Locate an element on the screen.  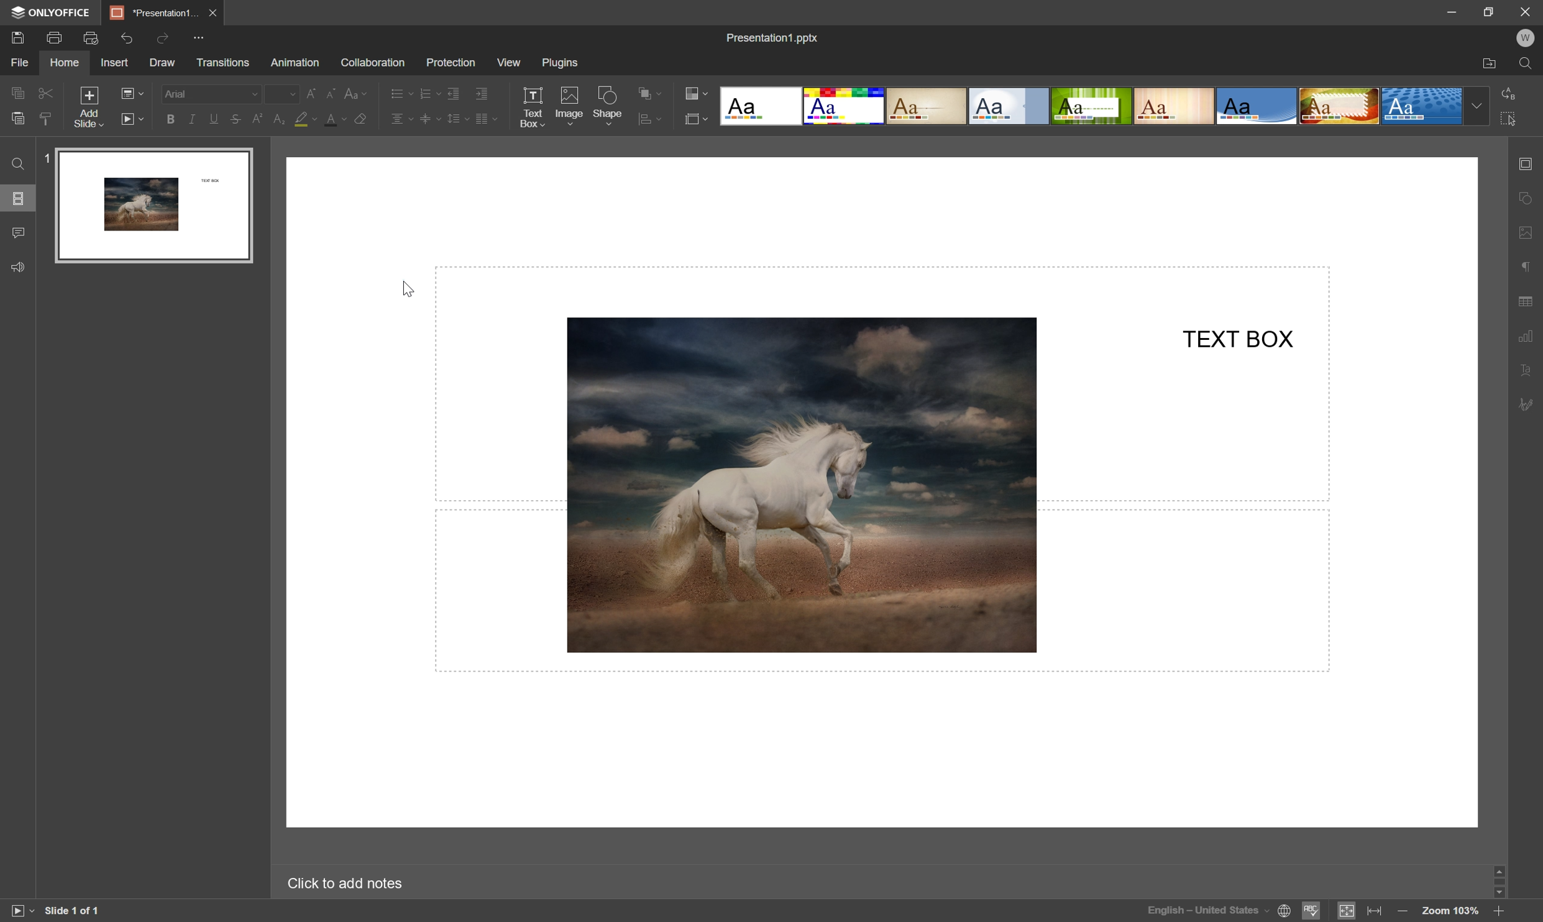
undo is located at coordinates (126, 40).